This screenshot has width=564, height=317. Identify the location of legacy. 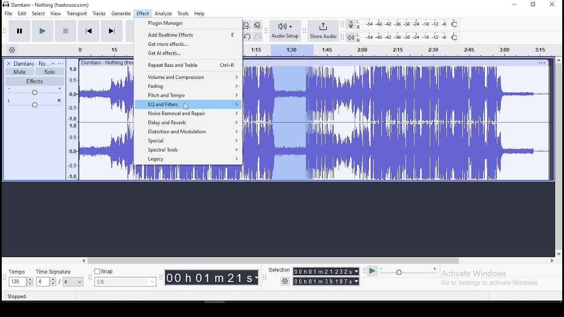
(189, 160).